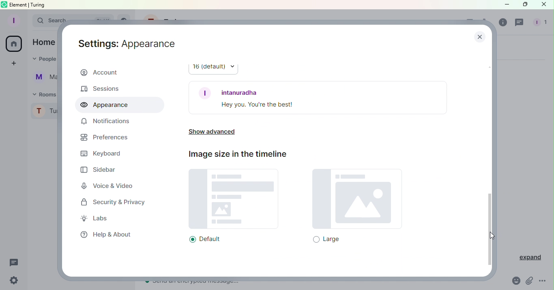  Describe the element at coordinates (105, 105) in the screenshot. I see `Appearance` at that location.